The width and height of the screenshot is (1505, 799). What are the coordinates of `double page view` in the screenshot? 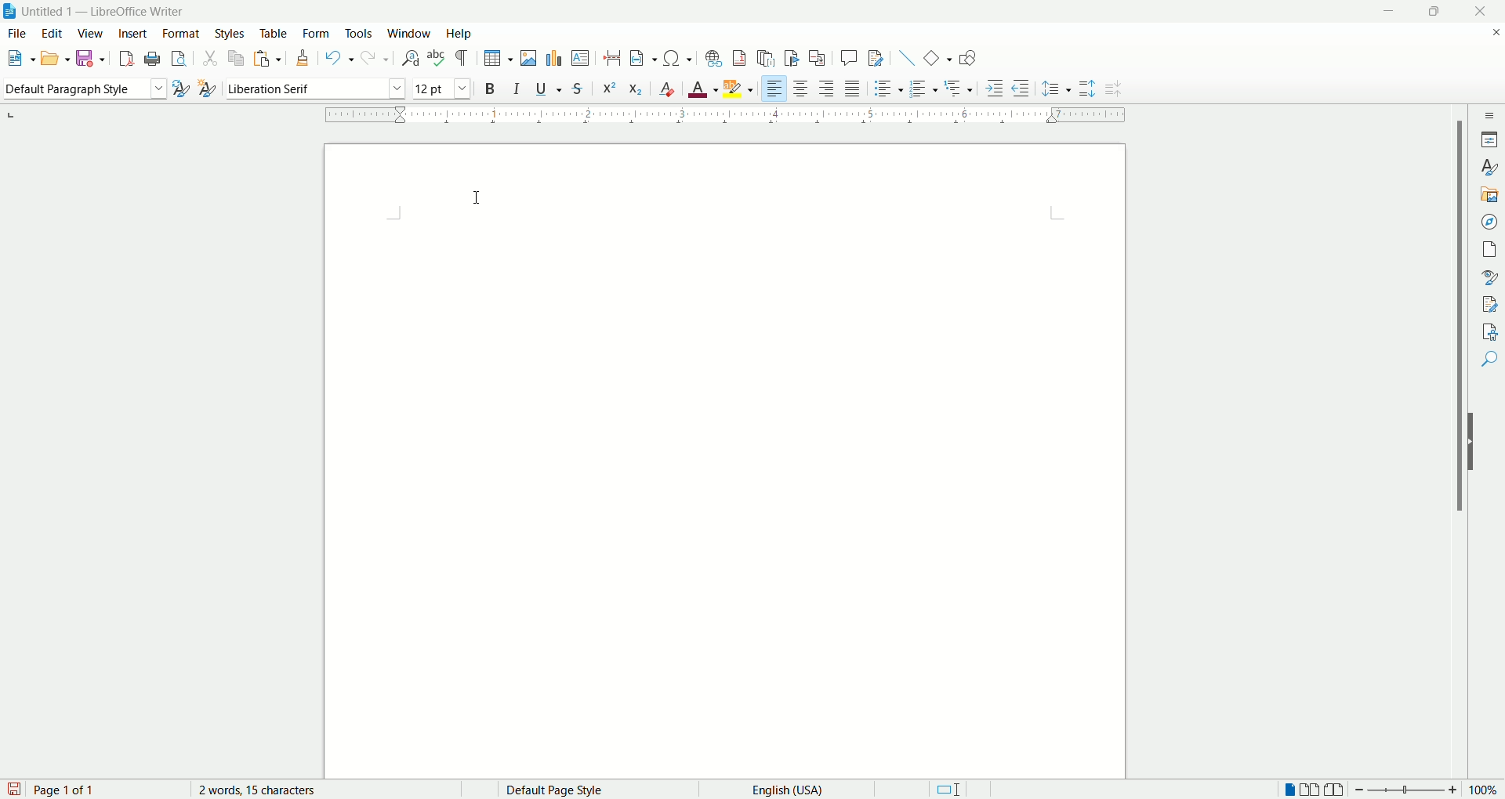 It's located at (1311, 789).